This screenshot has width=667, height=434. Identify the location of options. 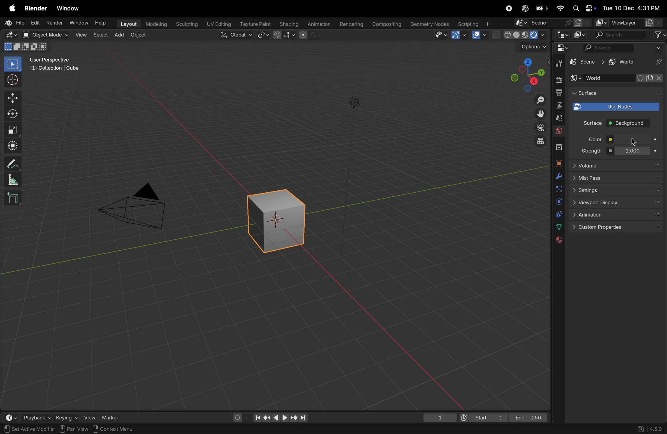
(529, 48).